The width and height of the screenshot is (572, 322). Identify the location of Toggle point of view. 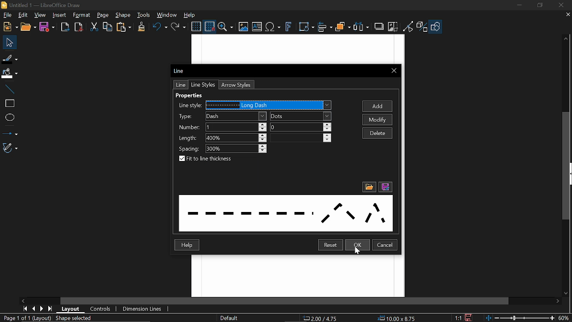
(408, 27).